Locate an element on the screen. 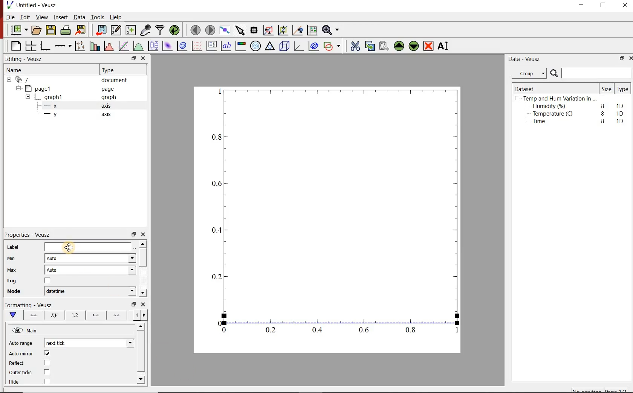 This screenshot has width=633, height=393. 0.4 is located at coordinates (215, 230).